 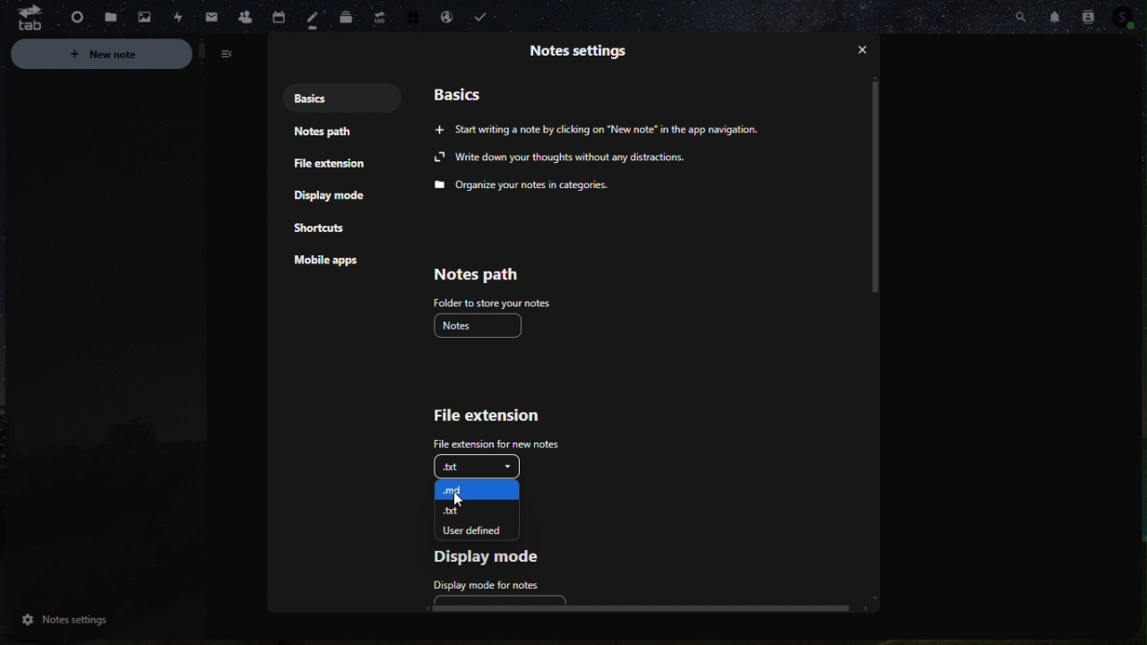 I want to click on display mode for notes, so click(x=490, y=589).